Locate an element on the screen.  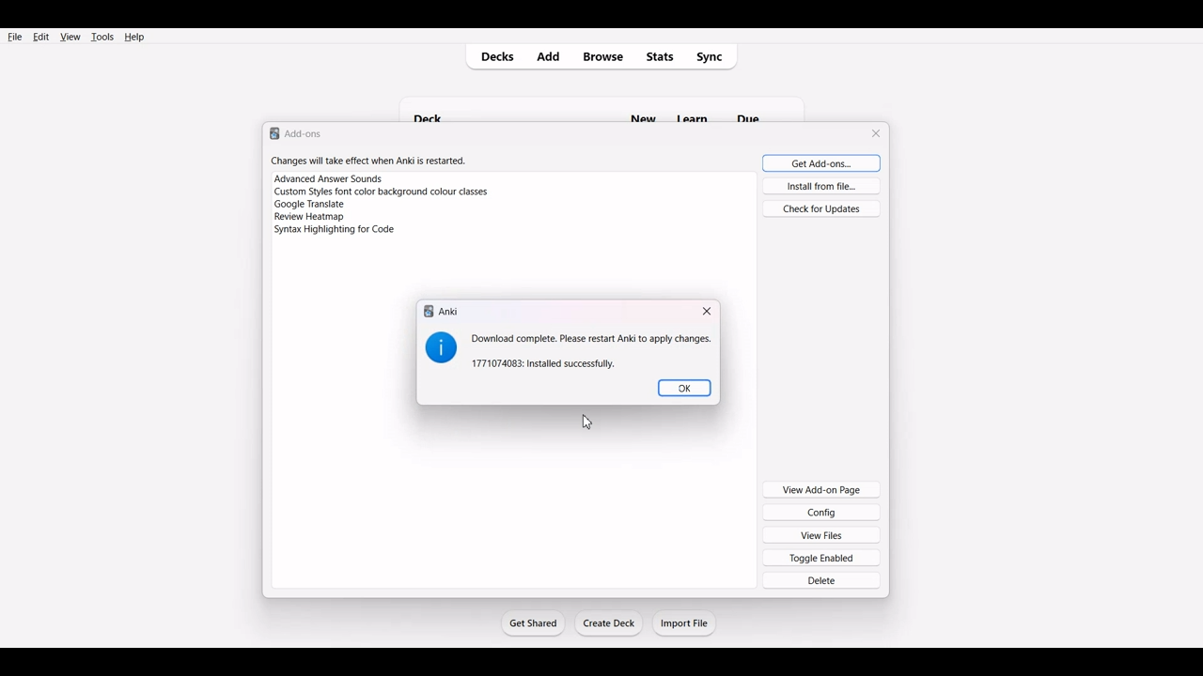
Config is located at coordinates (821, 512).